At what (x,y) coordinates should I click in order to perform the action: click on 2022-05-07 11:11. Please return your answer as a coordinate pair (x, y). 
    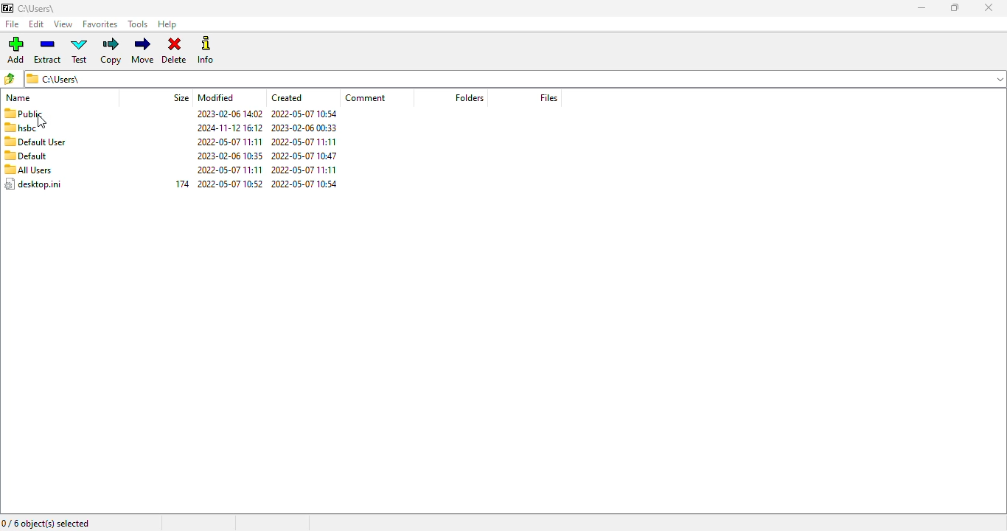
    Looking at the image, I should click on (225, 170).